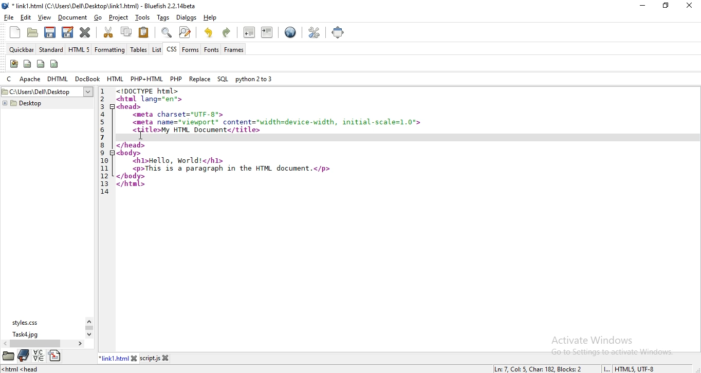  I want to click on close current file, so click(85, 33).